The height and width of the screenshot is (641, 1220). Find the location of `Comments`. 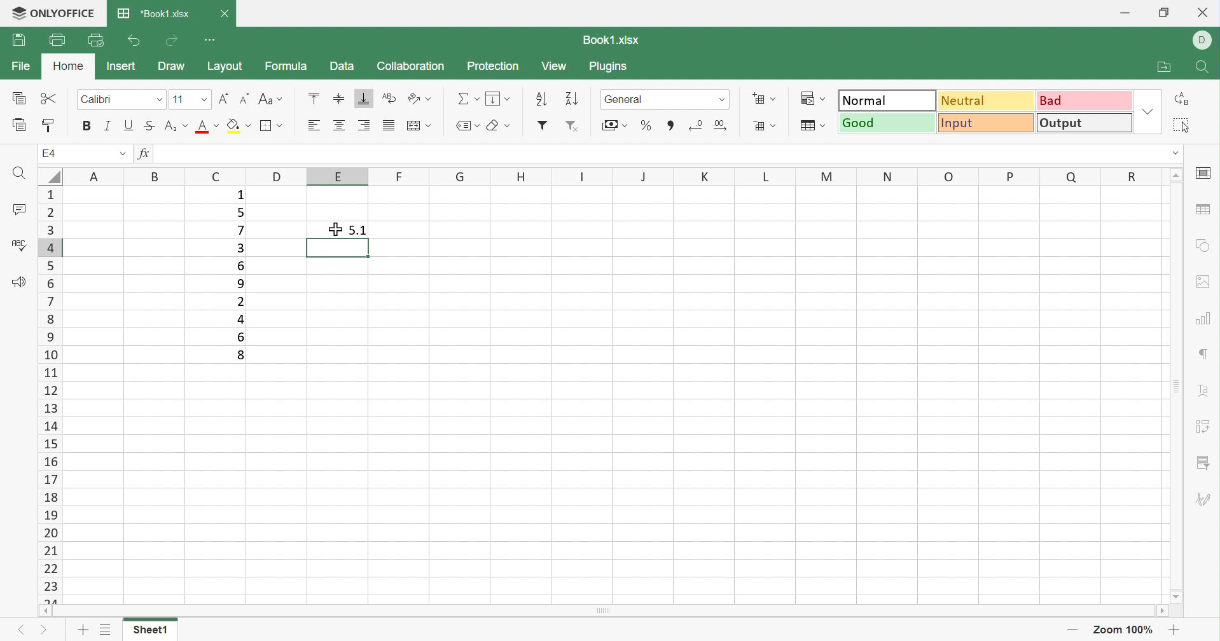

Comments is located at coordinates (18, 210).